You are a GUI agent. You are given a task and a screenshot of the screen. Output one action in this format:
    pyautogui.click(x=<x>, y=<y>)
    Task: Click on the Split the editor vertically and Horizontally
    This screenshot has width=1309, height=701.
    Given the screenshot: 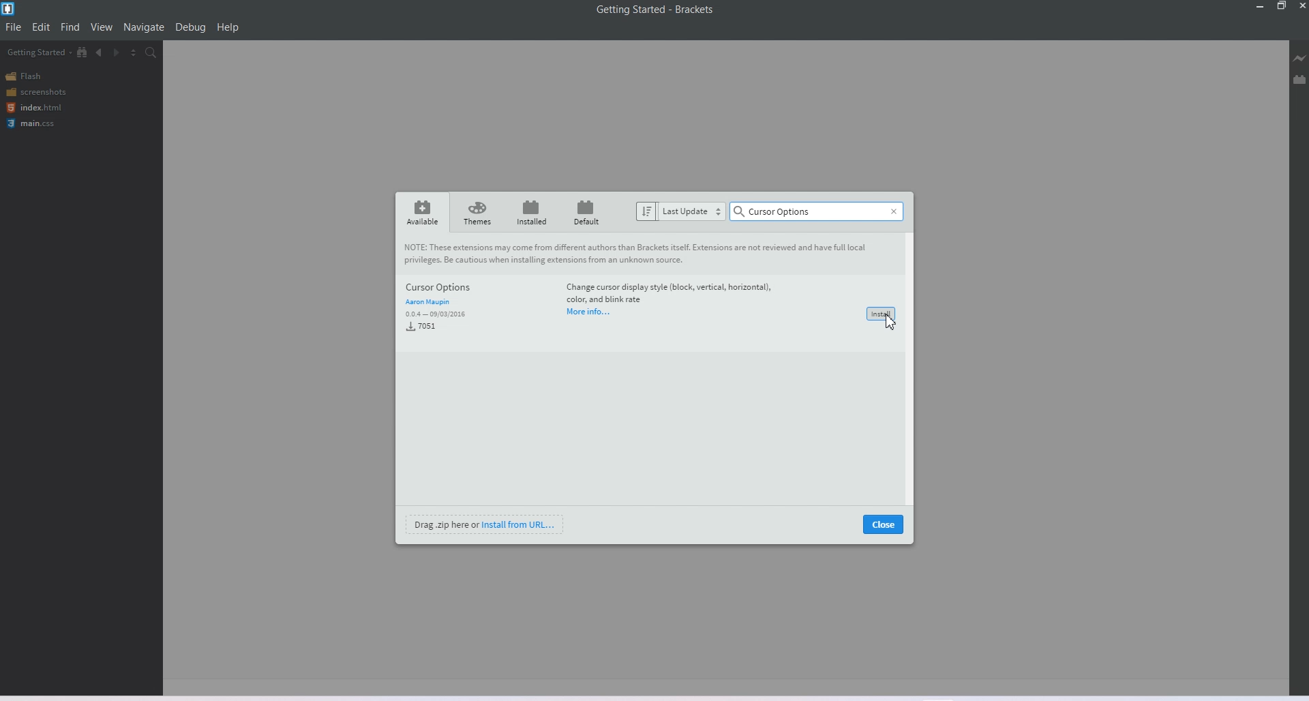 What is the action you would take?
    pyautogui.click(x=134, y=52)
    